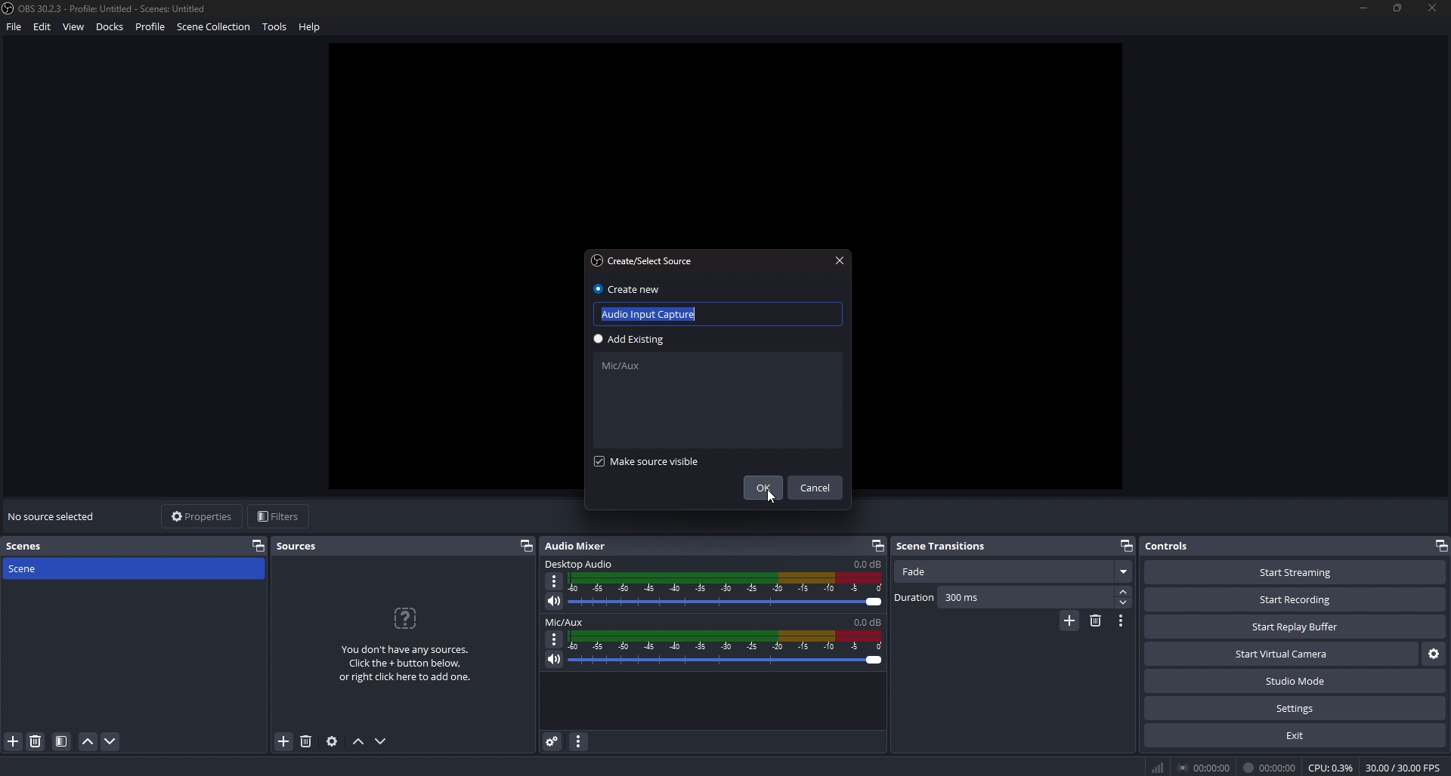  I want to click on close, so click(840, 262).